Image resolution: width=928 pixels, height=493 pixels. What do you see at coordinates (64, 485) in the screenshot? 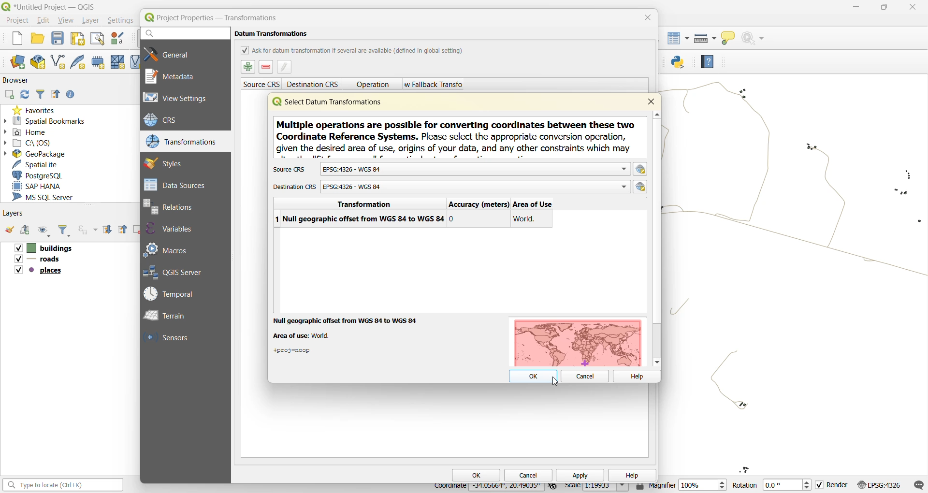
I see `search bar` at bounding box center [64, 485].